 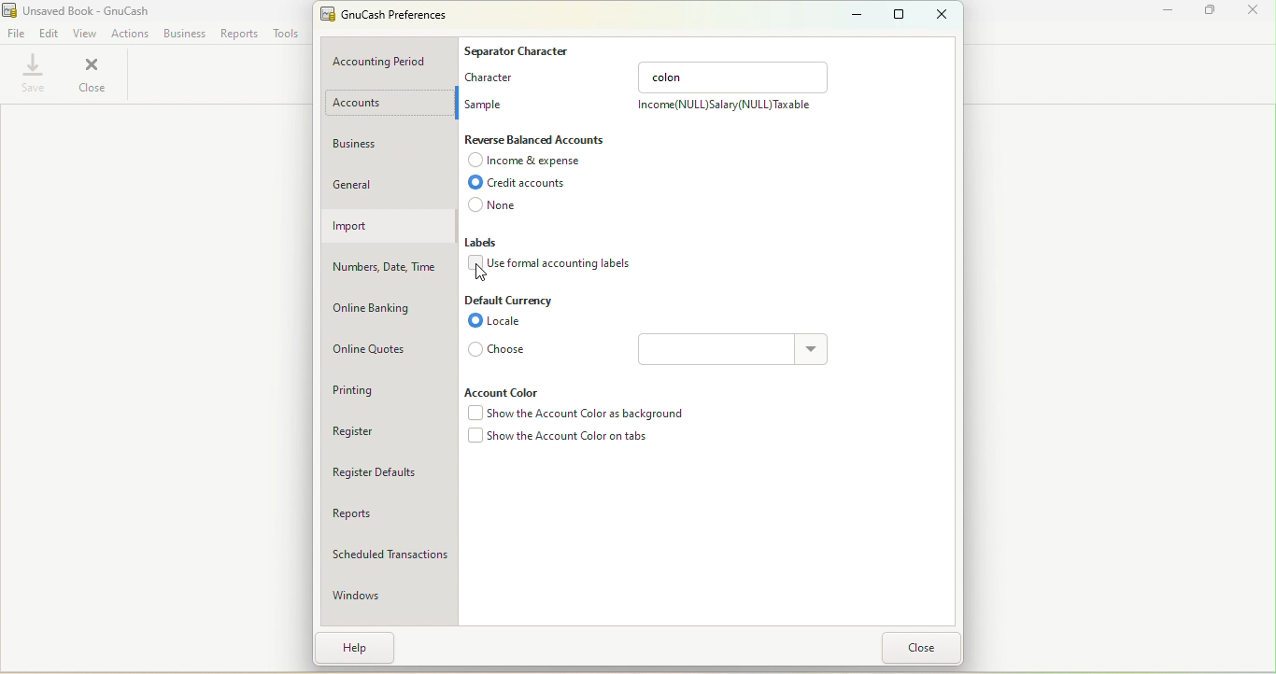 I want to click on Character, so click(x=494, y=77).